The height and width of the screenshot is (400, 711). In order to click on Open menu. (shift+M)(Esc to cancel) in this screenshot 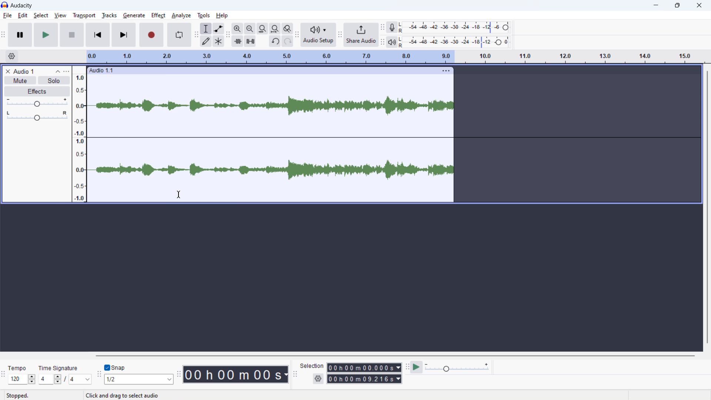, I will do `click(137, 396)`.